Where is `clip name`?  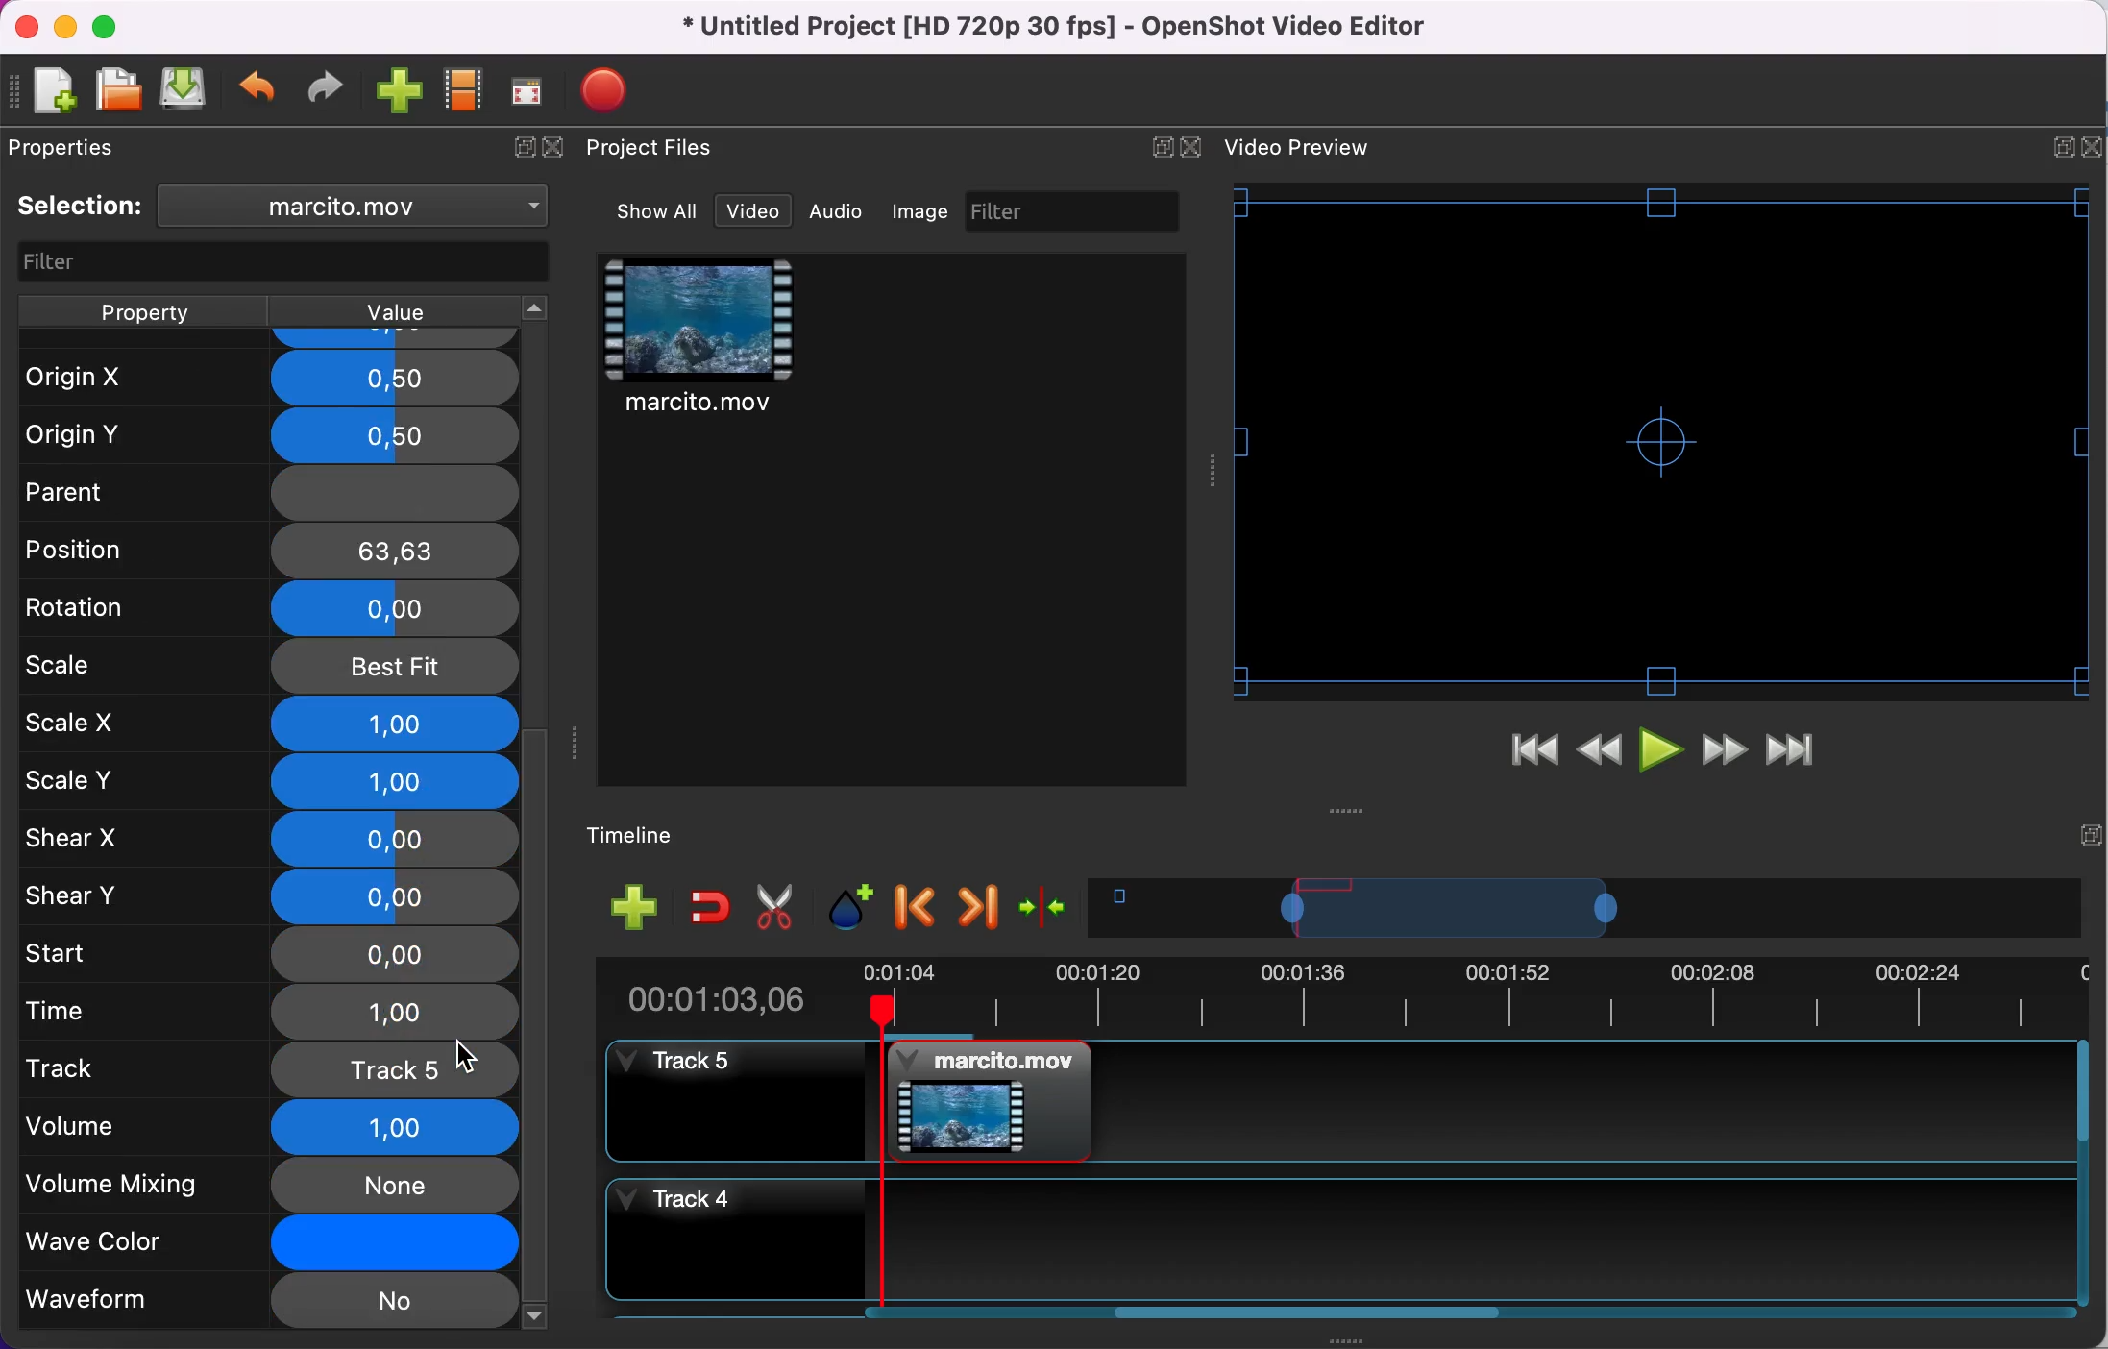
clip name is located at coordinates (363, 205).